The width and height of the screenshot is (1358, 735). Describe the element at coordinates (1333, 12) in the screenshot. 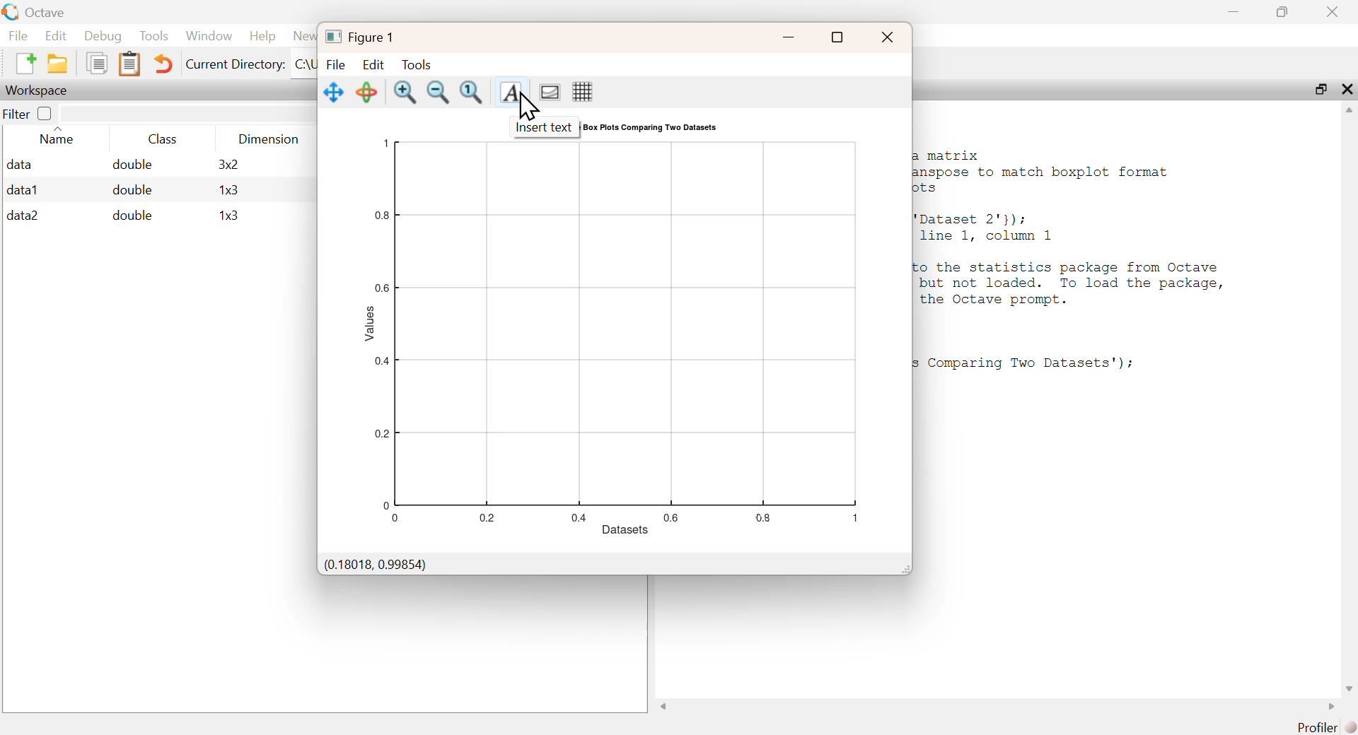

I see `close` at that location.